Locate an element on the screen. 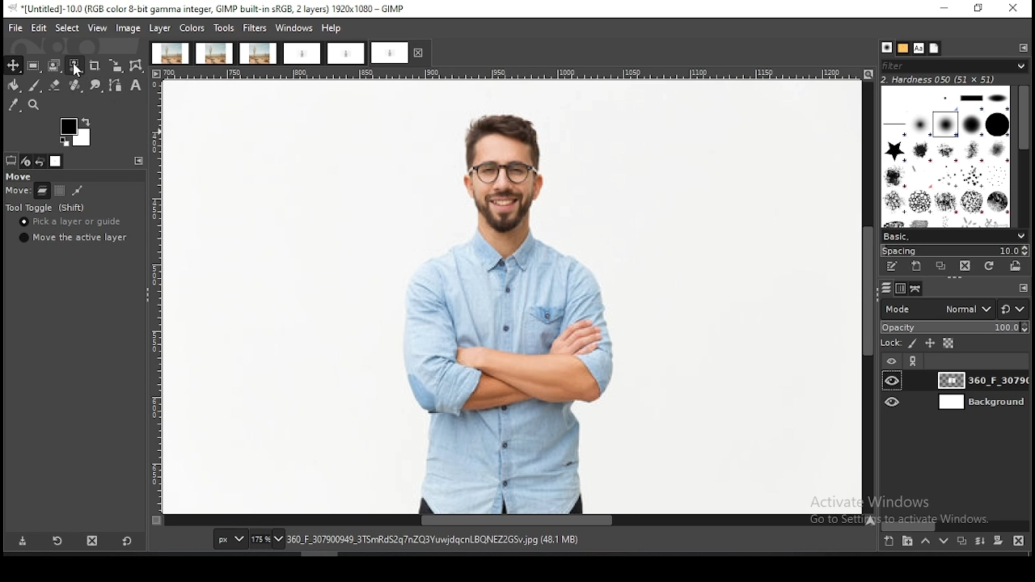 Image resolution: width=1035 pixels, height=582 pixels. move channel is located at coordinates (60, 192).